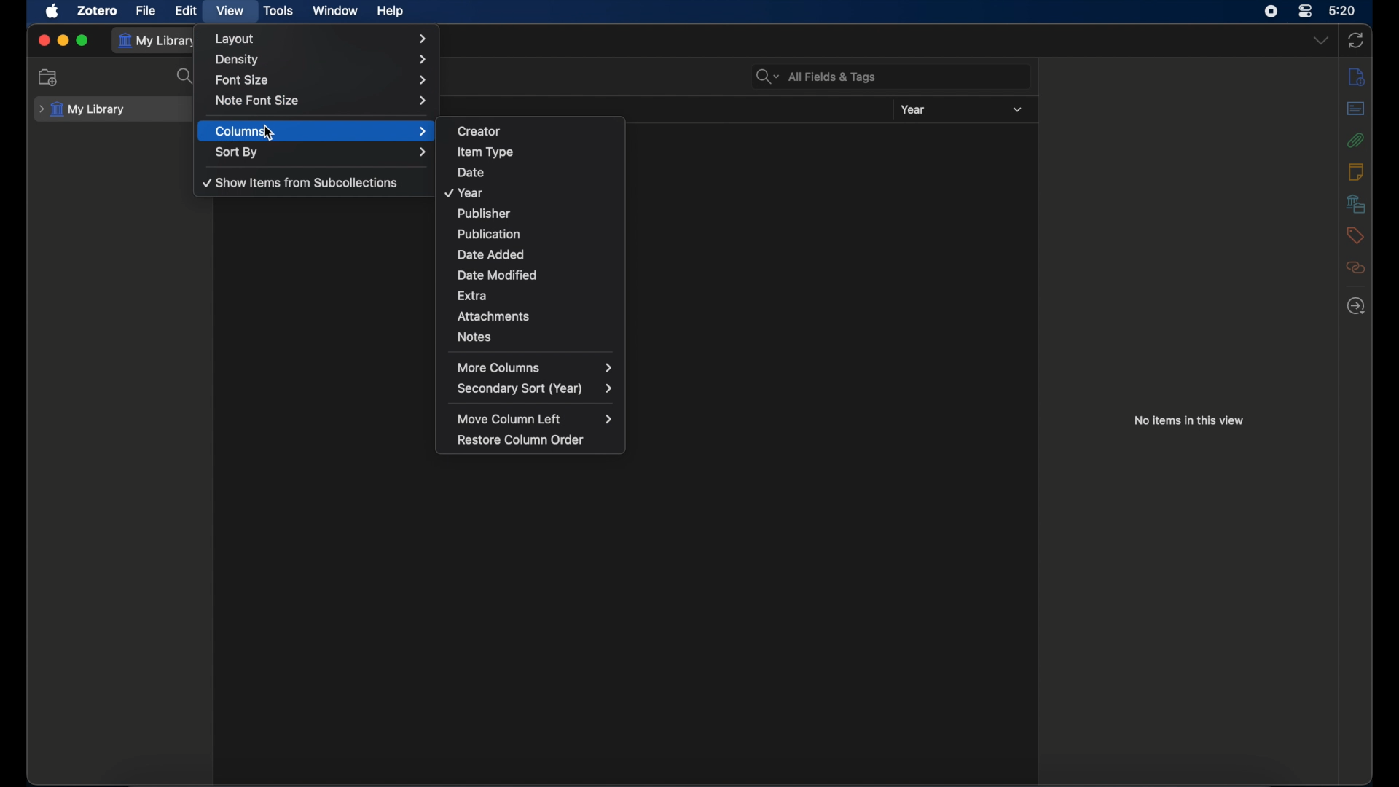 This screenshot has height=787, width=1399. Describe the element at coordinates (538, 150) in the screenshot. I see `item type` at that location.